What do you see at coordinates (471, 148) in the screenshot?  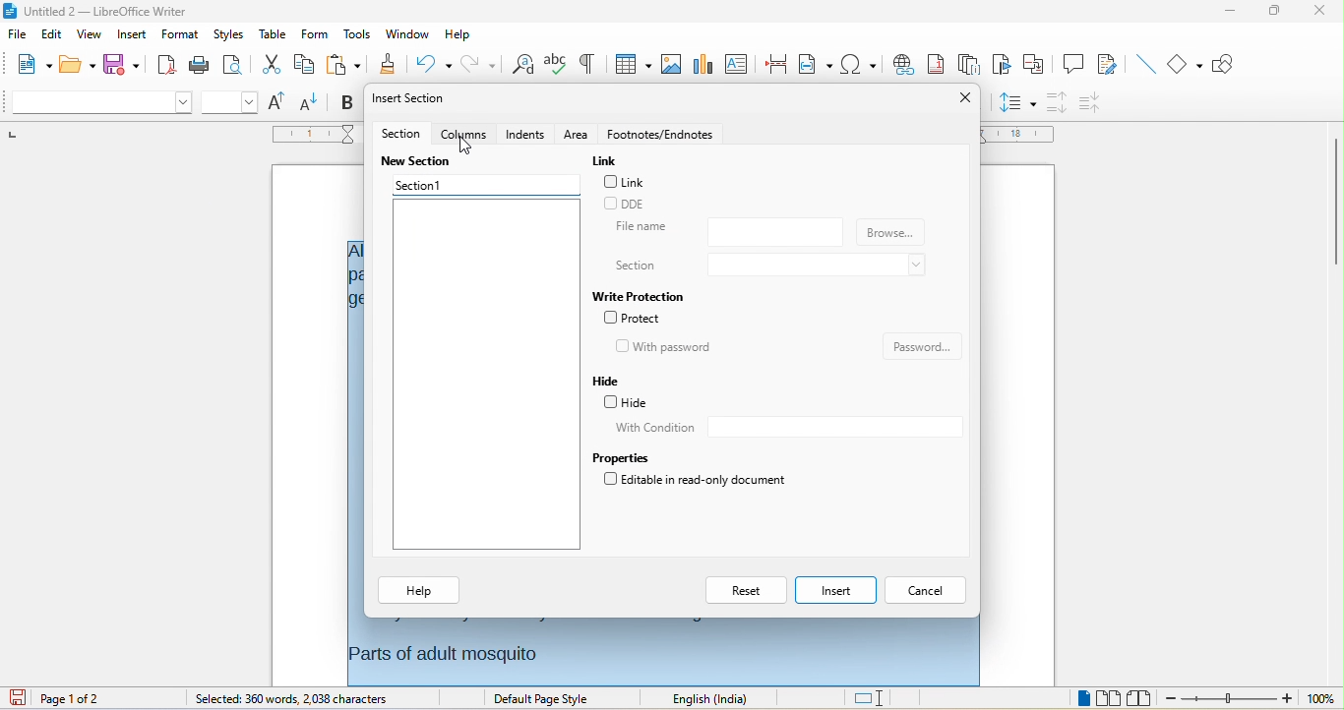 I see `cursor movement ` at bounding box center [471, 148].